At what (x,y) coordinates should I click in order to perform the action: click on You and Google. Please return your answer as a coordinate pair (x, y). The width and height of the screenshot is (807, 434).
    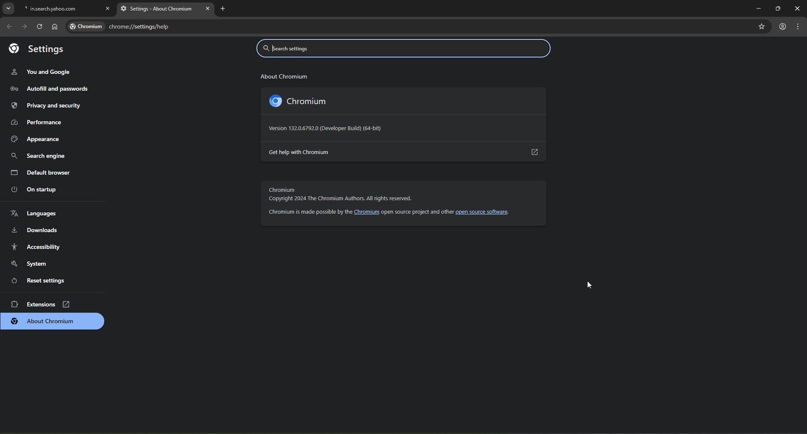
    Looking at the image, I should click on (44, 72).